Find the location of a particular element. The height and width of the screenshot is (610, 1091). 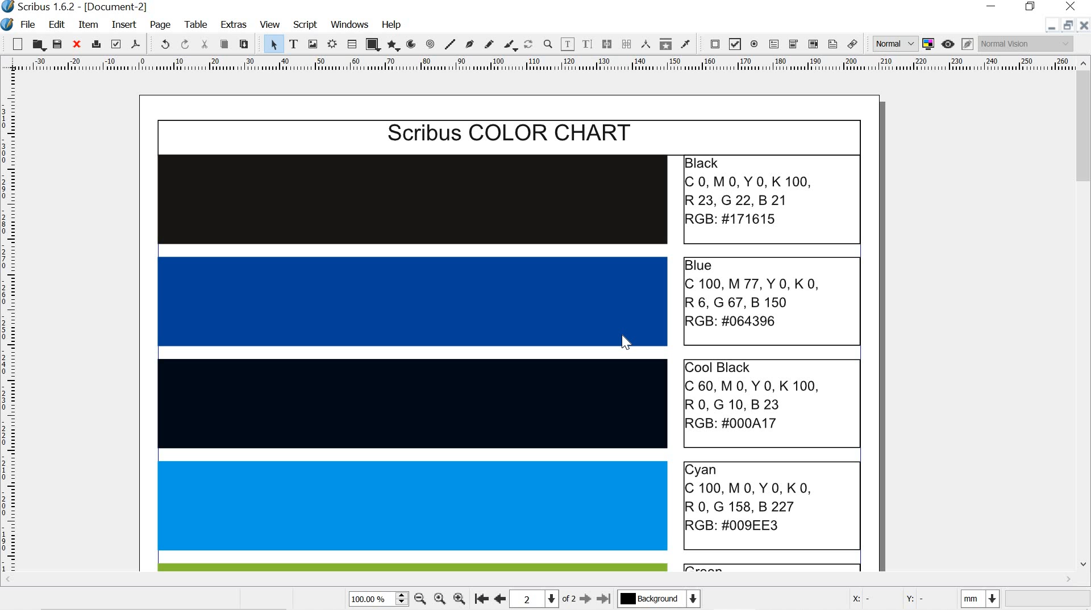

First page is located at coordinates (480, 598).